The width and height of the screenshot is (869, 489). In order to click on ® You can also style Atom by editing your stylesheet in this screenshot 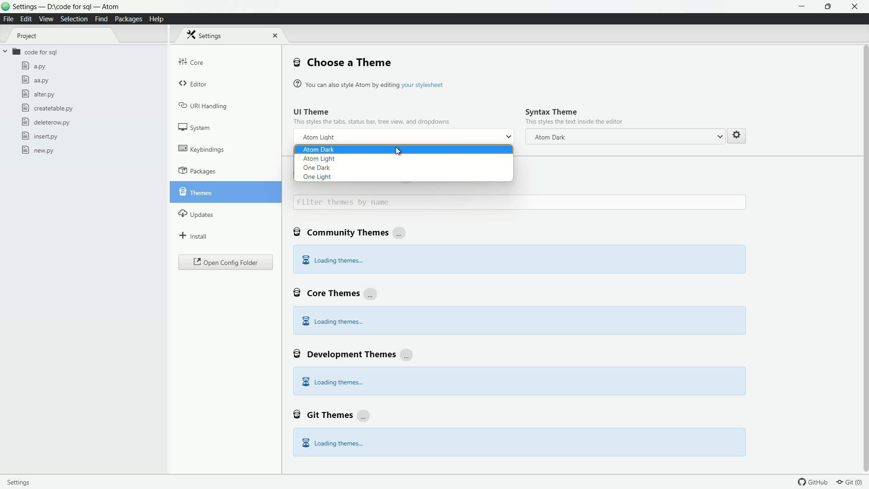, I will do `click(370, 84)`.